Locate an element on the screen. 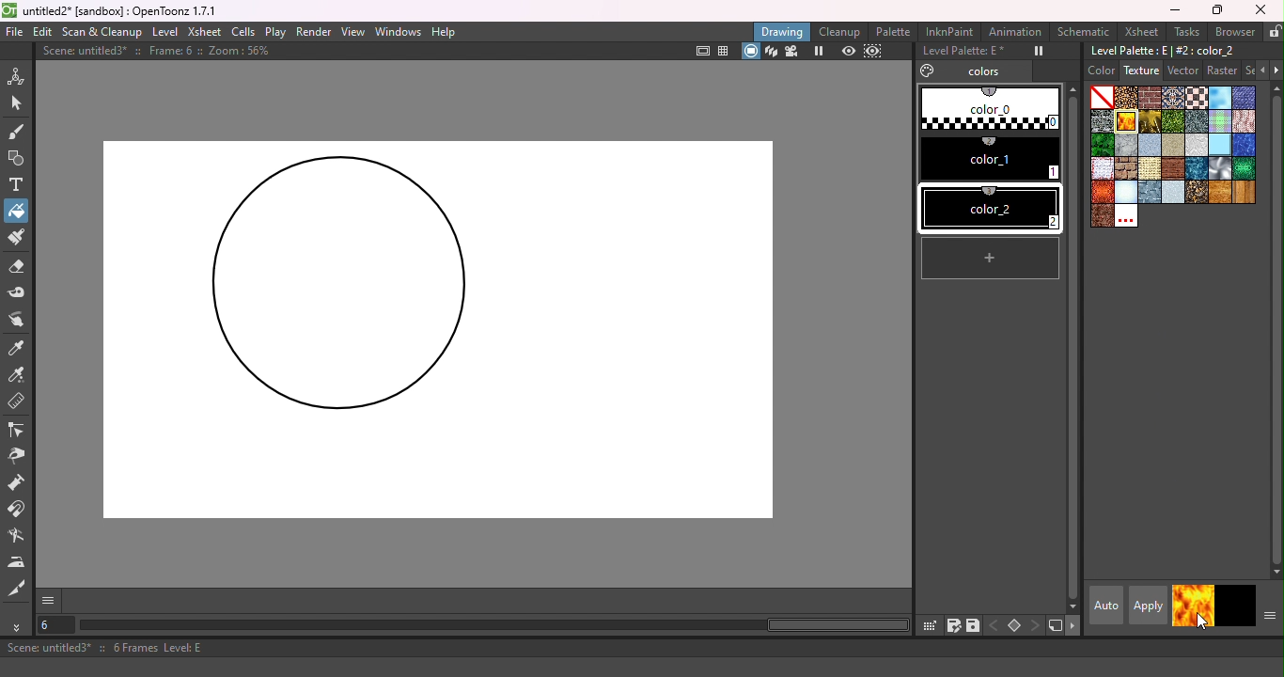 The width and height of the screenshot is (1284, 677). Safe area is located at coordinates (703, 52).